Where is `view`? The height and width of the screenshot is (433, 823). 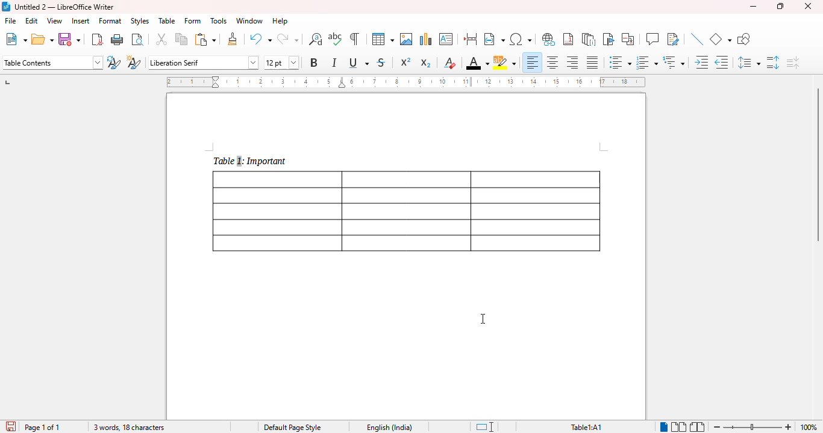
view is located at coordinates (55, 20).